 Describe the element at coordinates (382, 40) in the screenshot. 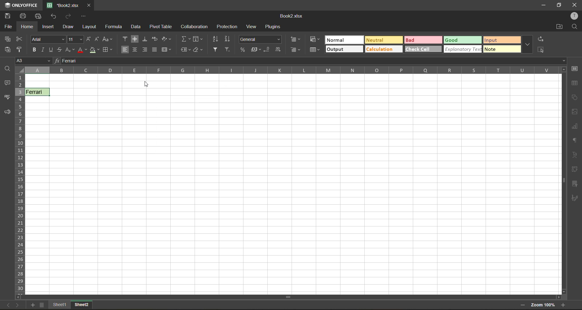

I see `neutral` at that location.